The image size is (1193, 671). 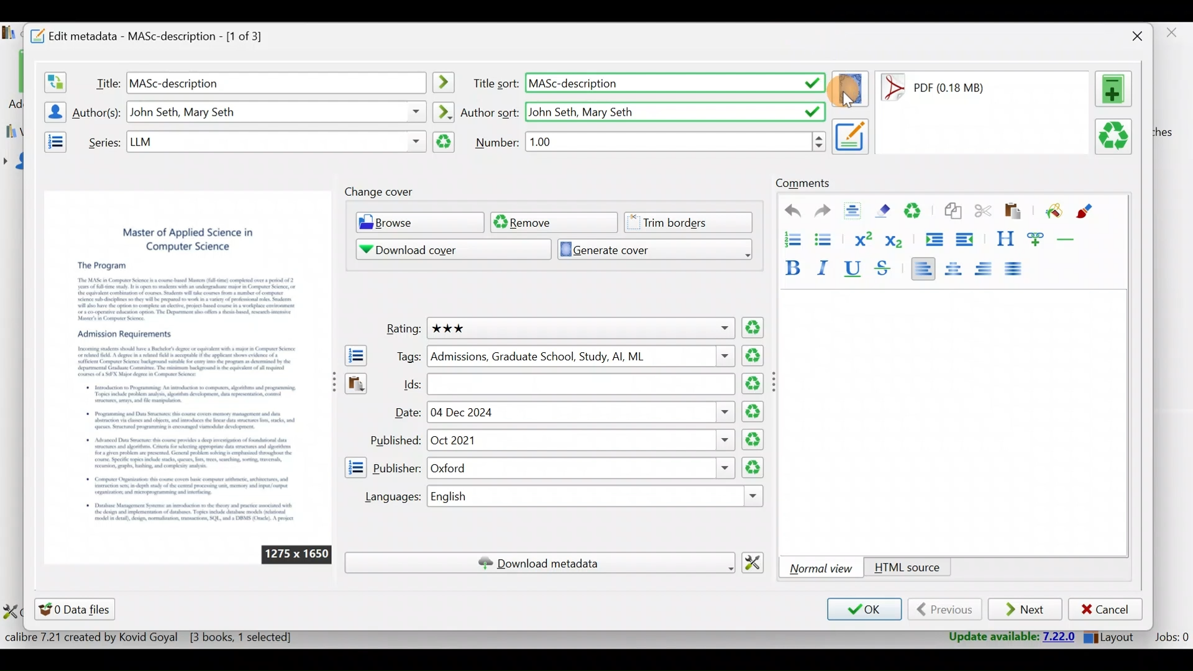 What do you see at coordinates (77, 609) in the screenshot?
I see `Data files` at bounding box center [77, 609].